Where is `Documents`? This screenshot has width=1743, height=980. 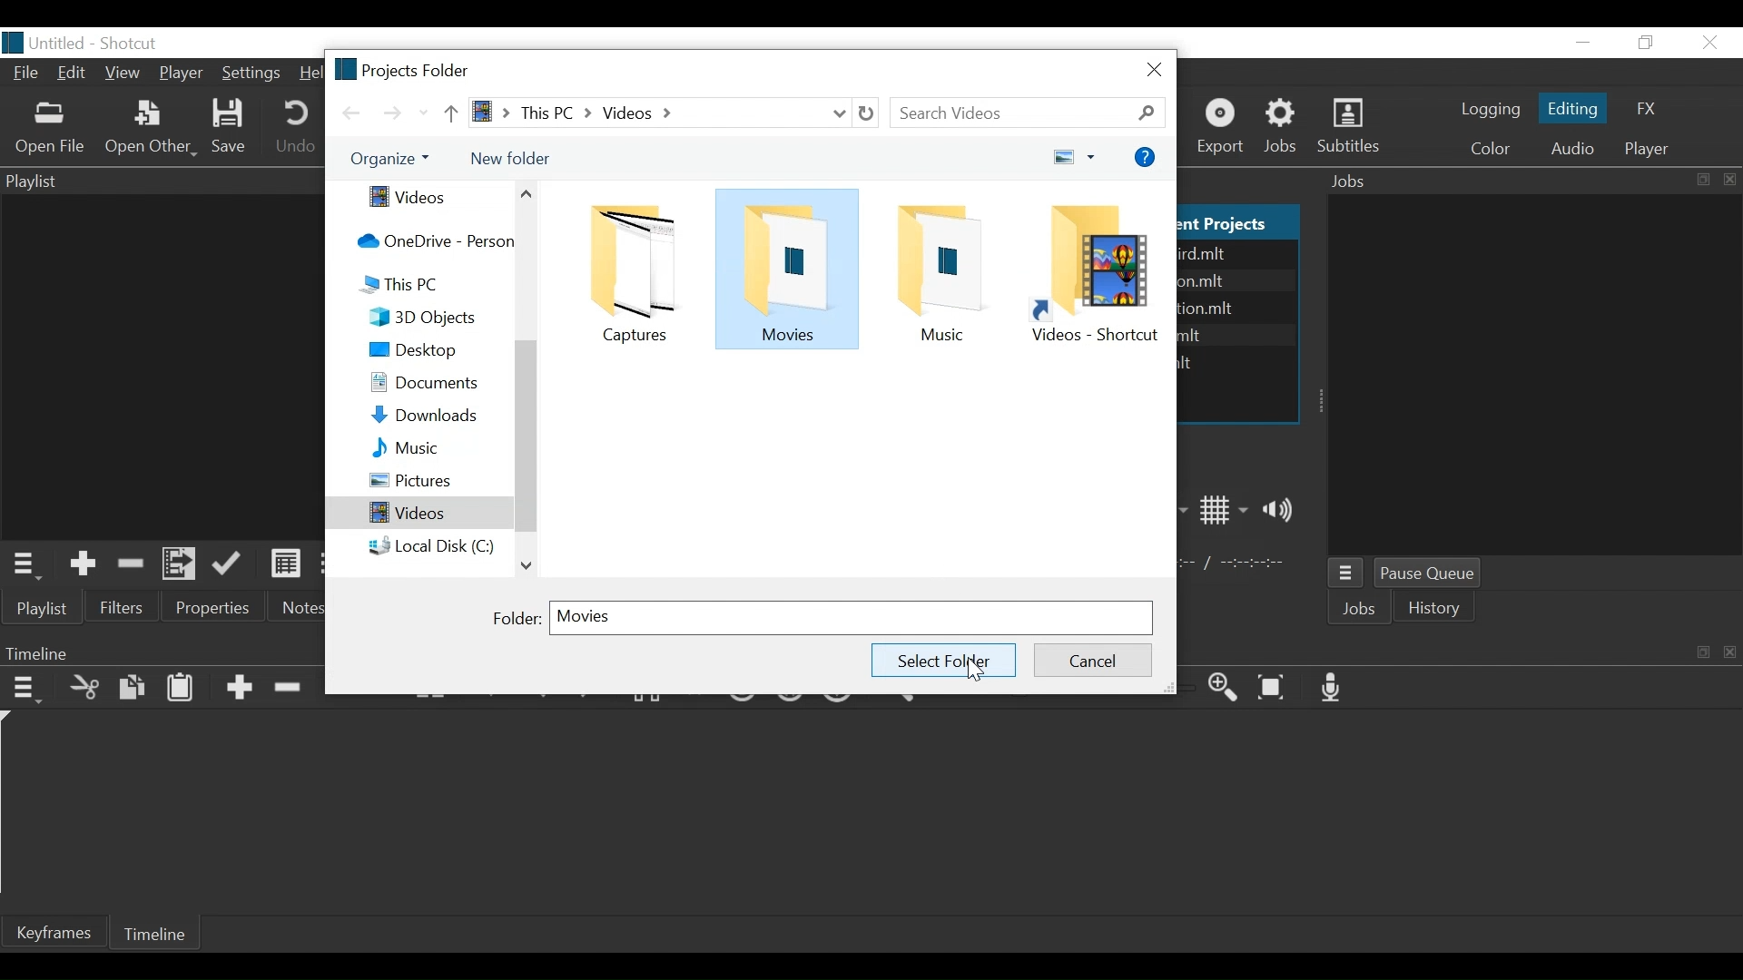
Documents is located at coordinates (433, 381).